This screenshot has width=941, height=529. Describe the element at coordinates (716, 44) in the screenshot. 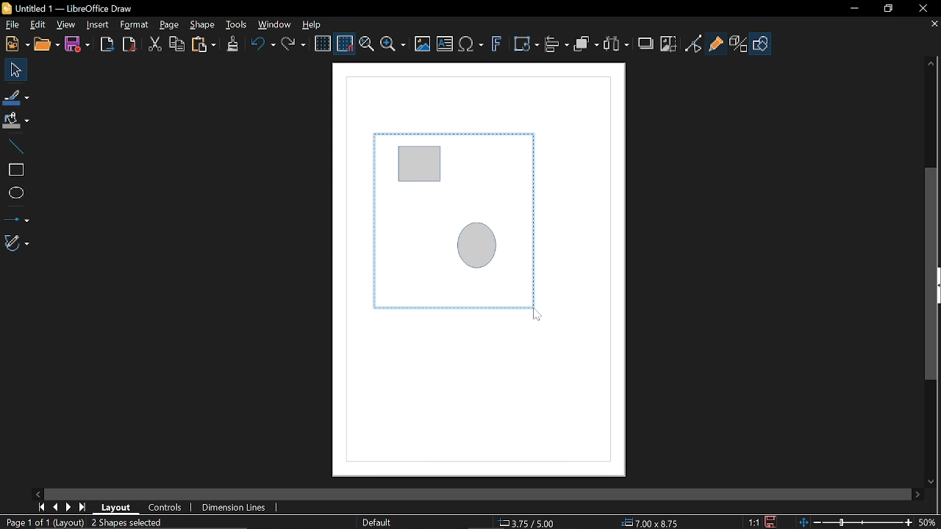

I see `Glue` at that location.